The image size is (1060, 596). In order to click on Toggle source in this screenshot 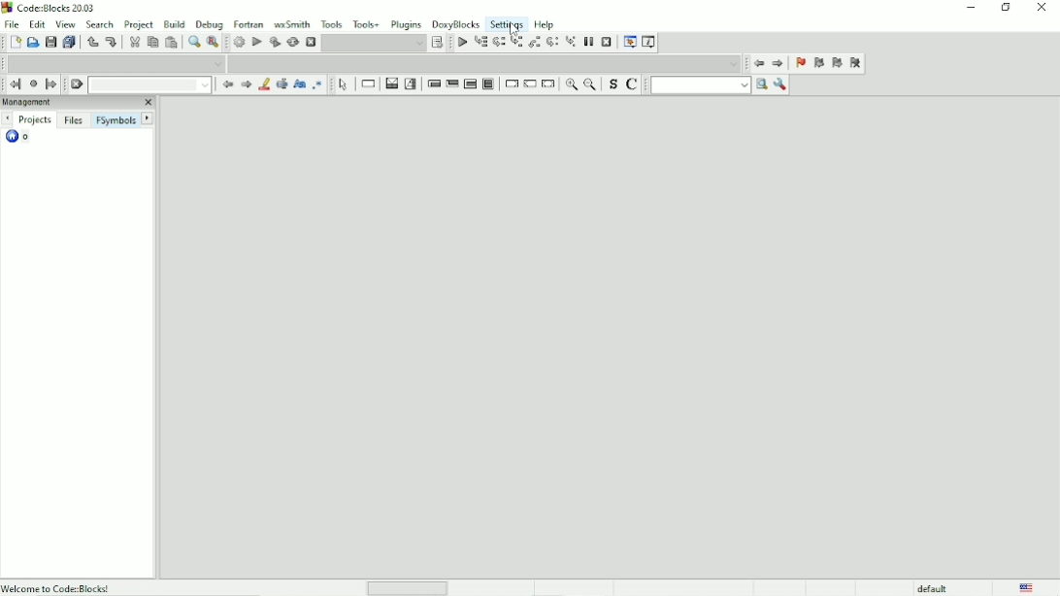, I will do `click(612, 86)`.